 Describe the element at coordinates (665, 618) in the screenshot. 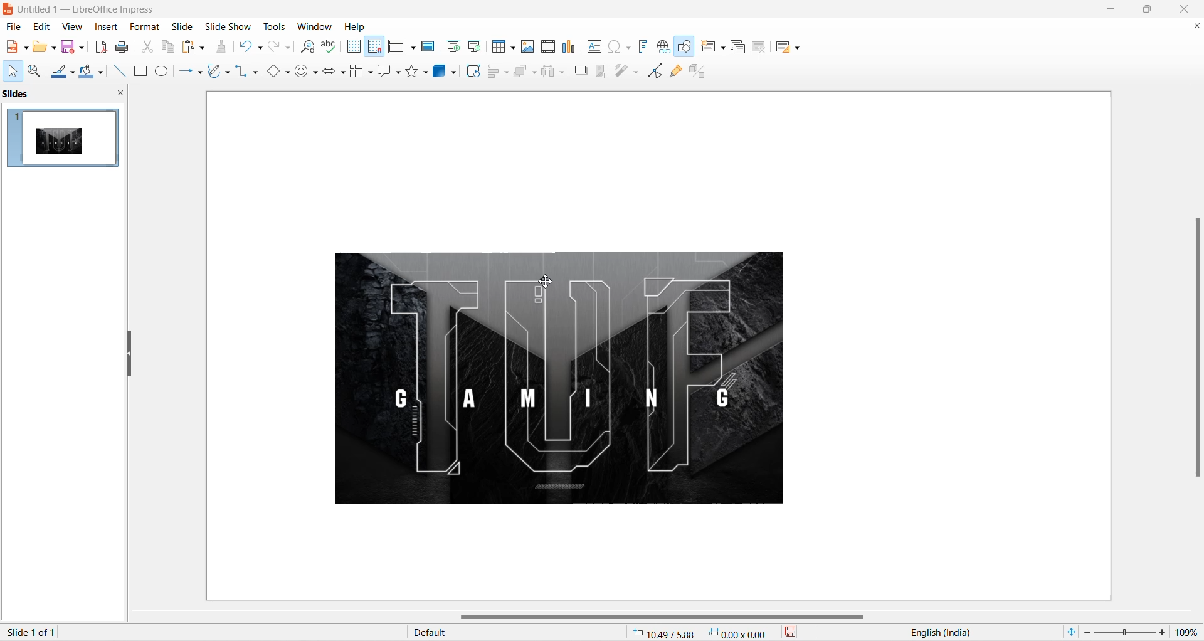

I see `horizontal scroll bar` at that location.